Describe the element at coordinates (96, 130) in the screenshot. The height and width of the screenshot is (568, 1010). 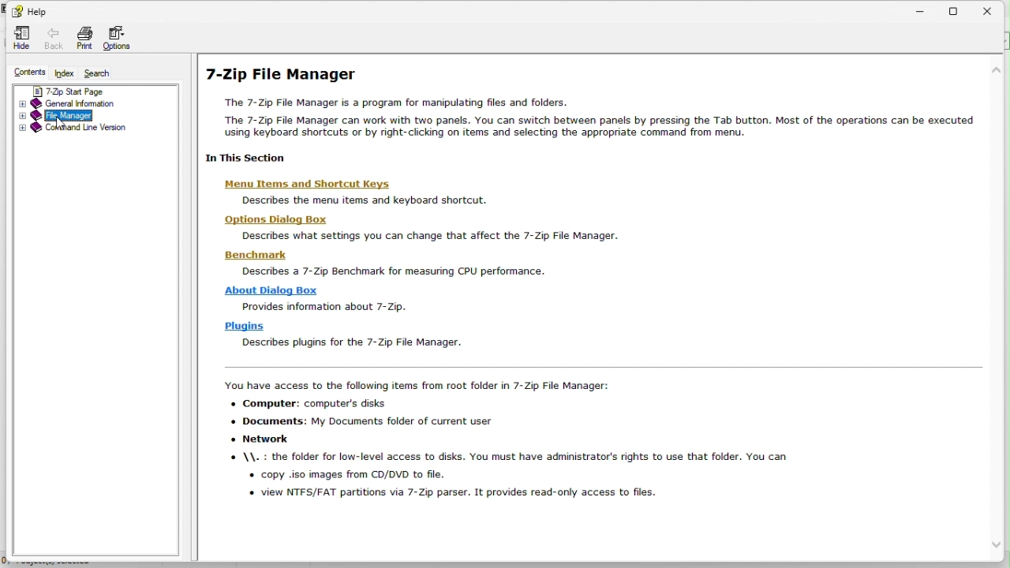
I see `Command line version` at that location.